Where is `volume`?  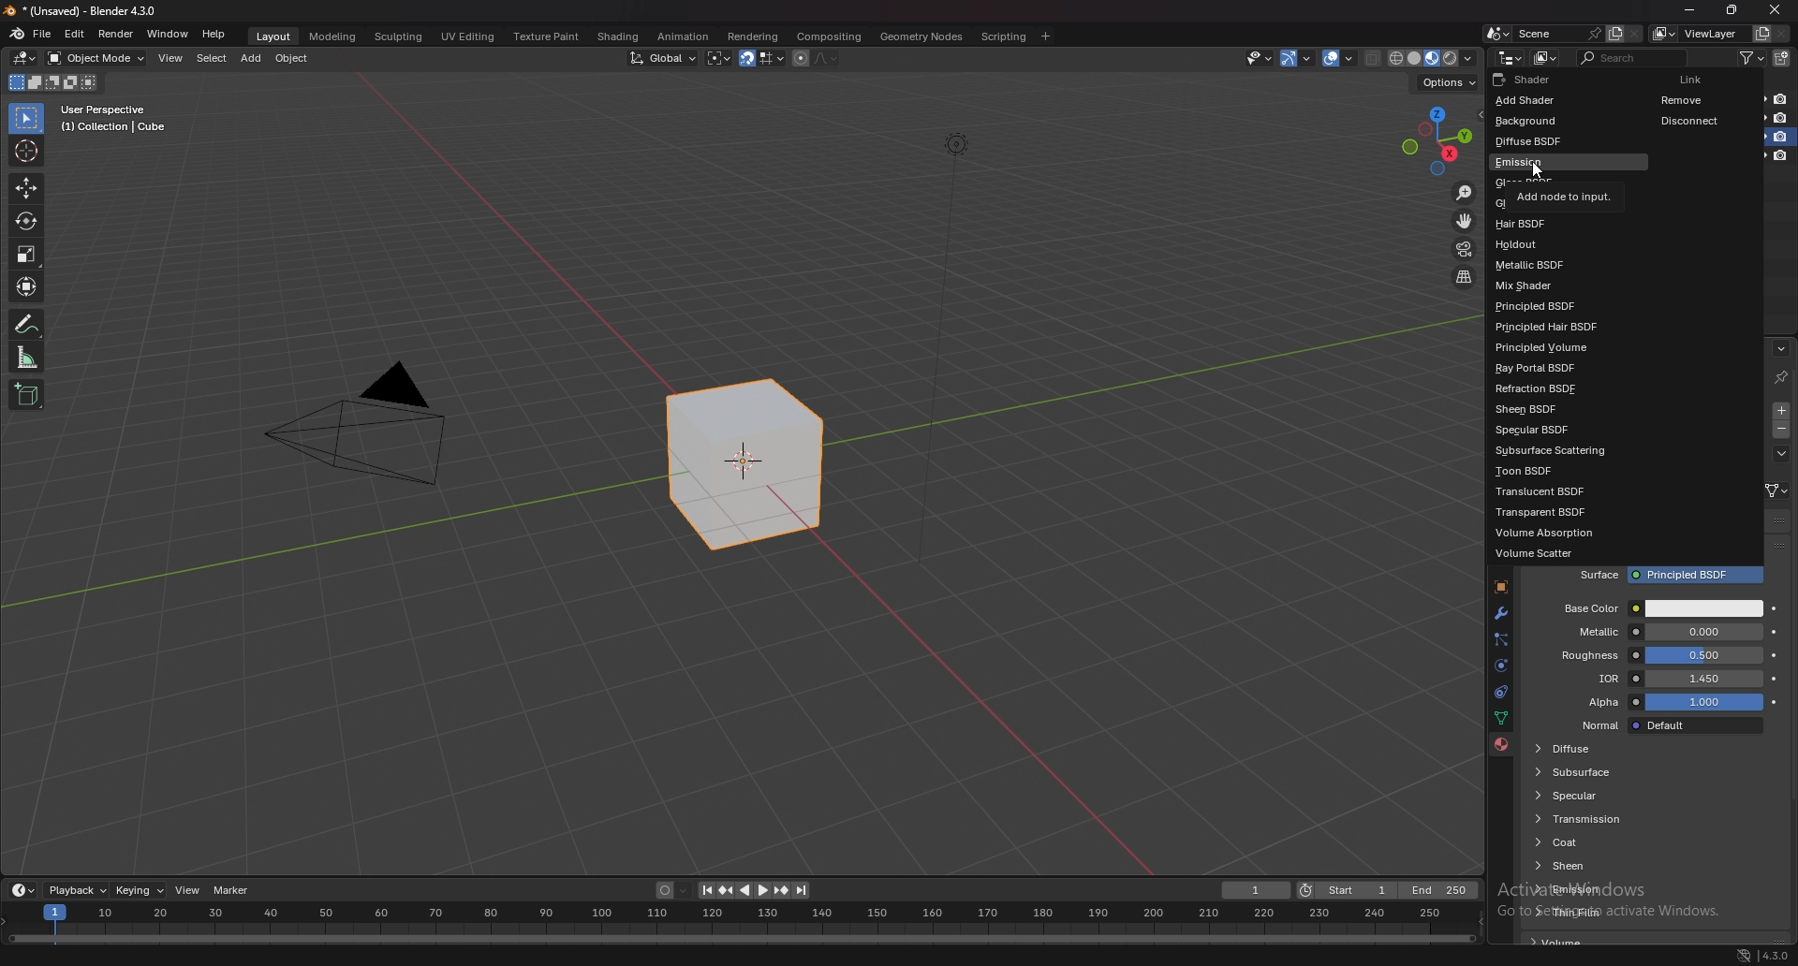 volume is located at coordinates (1560, 942).